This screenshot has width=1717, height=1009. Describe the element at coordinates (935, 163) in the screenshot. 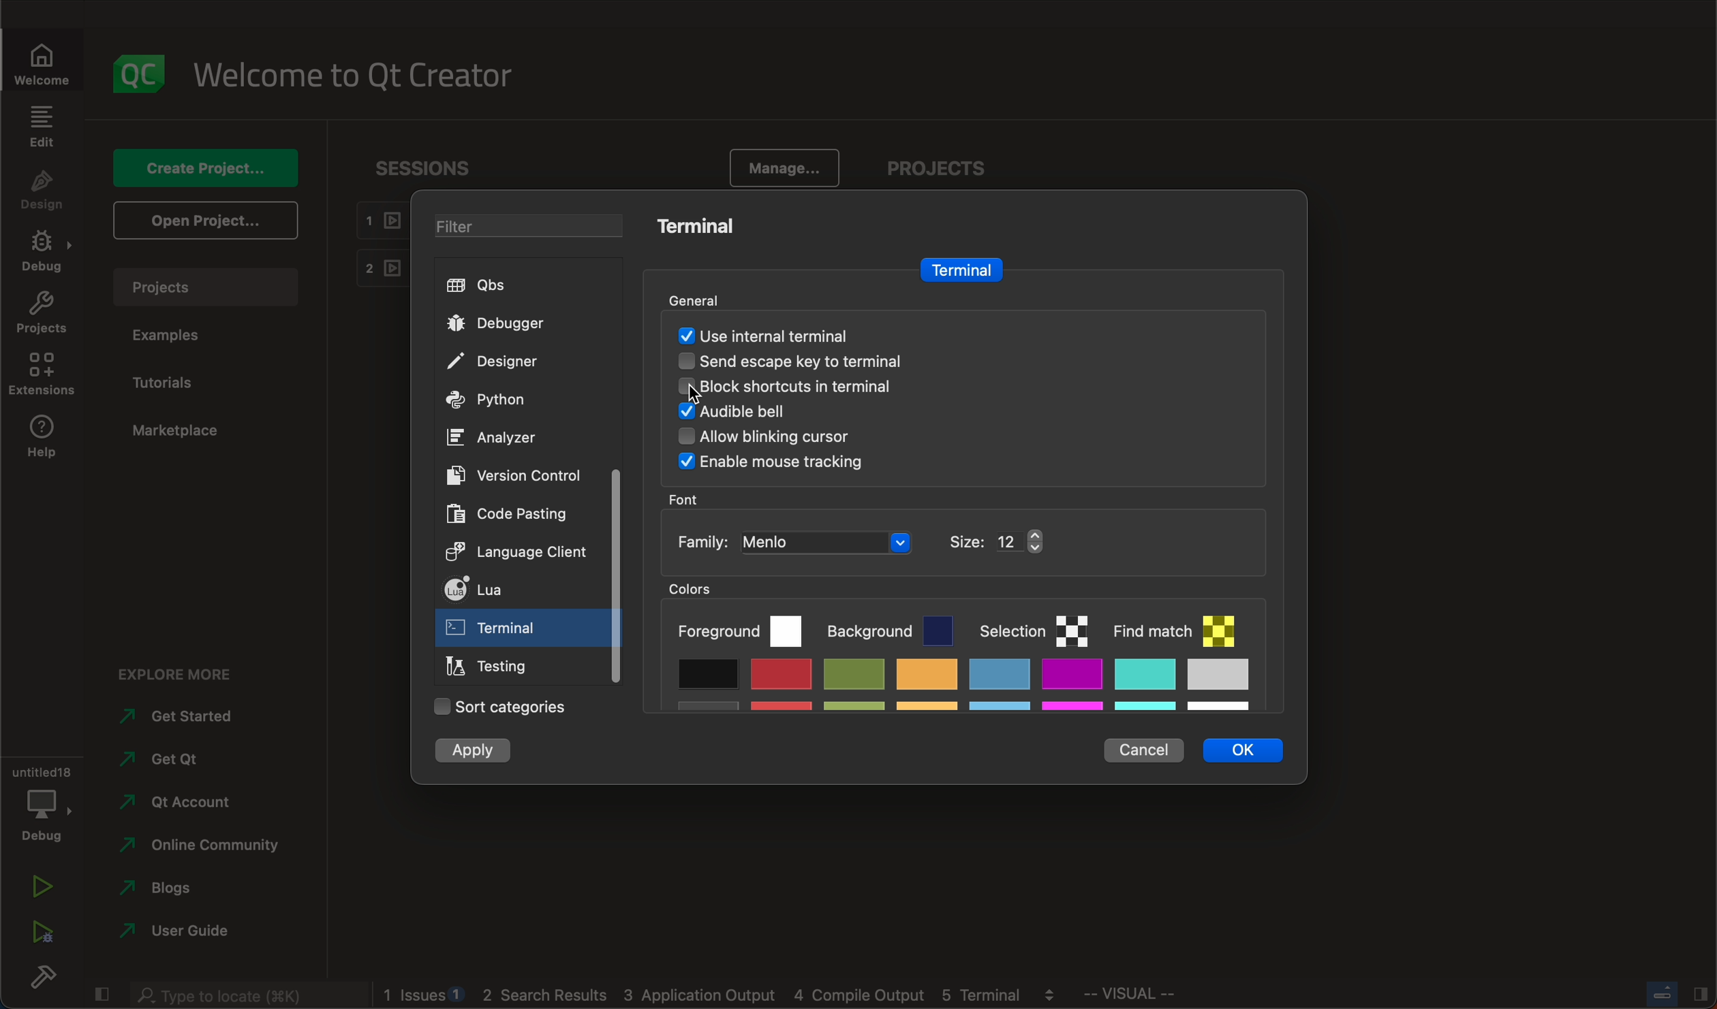

I see `projects` at that location.